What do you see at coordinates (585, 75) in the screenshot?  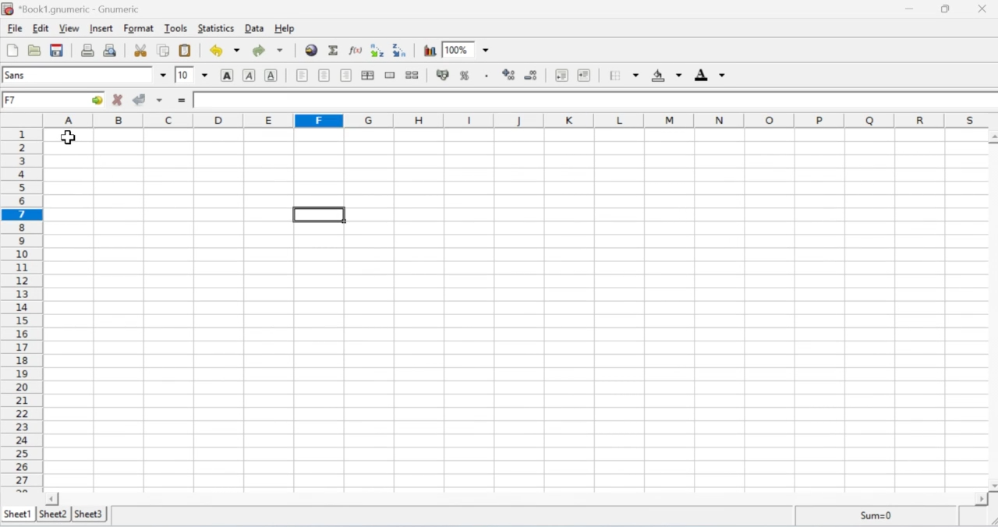 I see `Increase the indent, and align the contents to the left` at bounding box center [585, 75].